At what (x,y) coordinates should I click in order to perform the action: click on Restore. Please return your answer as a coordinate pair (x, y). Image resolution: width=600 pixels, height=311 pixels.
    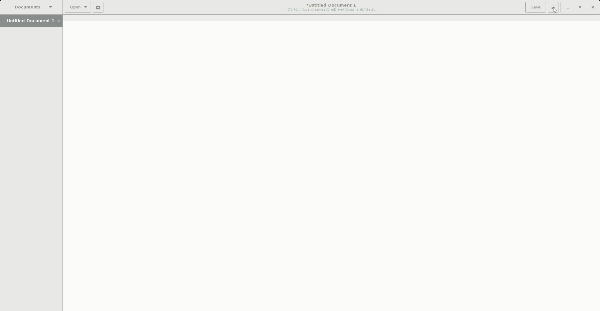
    Looking at the image, I should click on (580, 7).